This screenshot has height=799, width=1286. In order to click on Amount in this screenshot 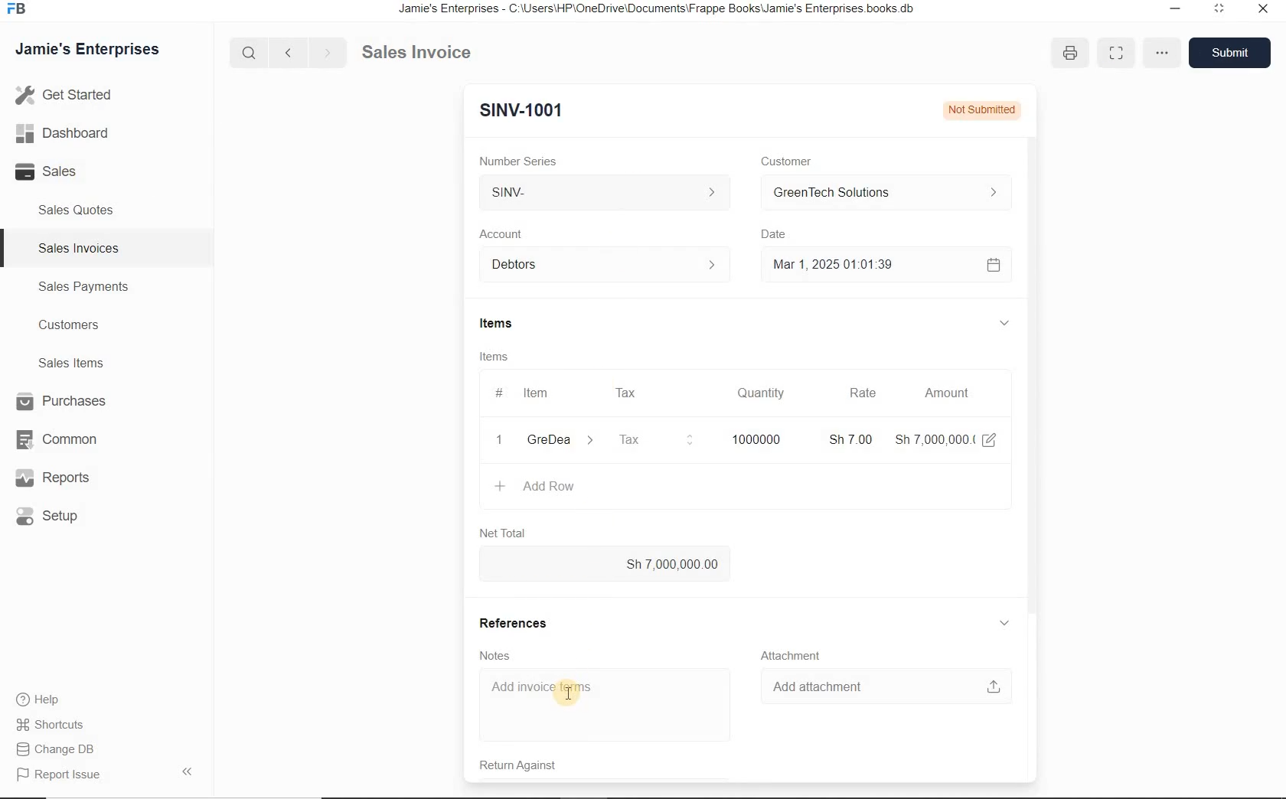, I will do `click(946, 393)`.